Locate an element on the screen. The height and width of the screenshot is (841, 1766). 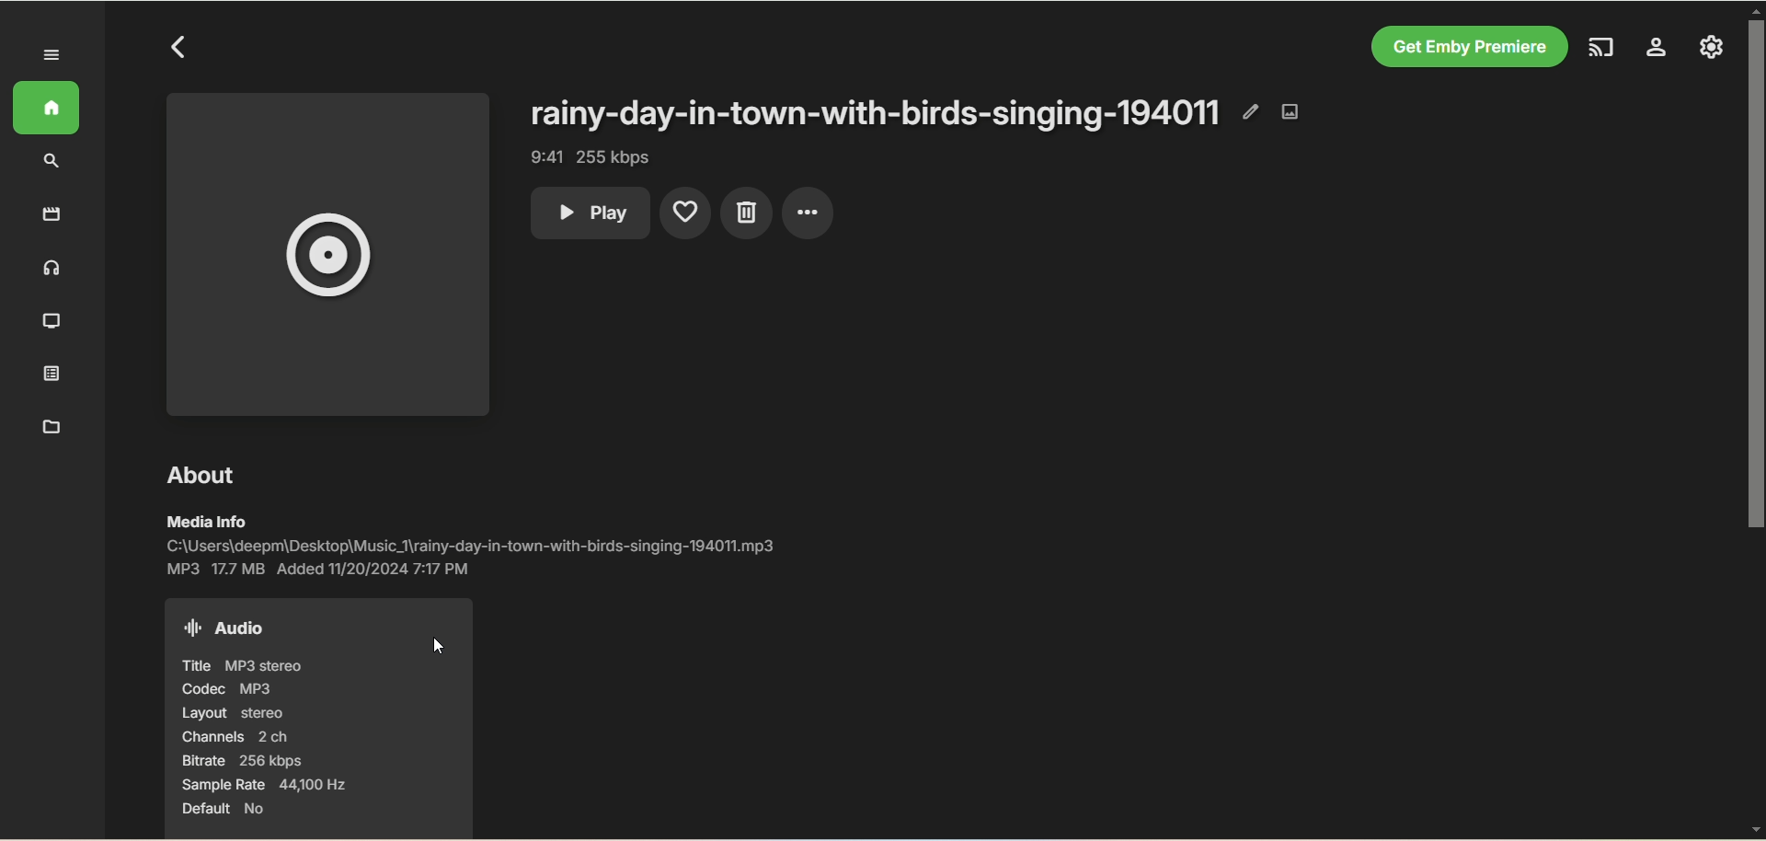
expand is located at coordinates (52, 55).